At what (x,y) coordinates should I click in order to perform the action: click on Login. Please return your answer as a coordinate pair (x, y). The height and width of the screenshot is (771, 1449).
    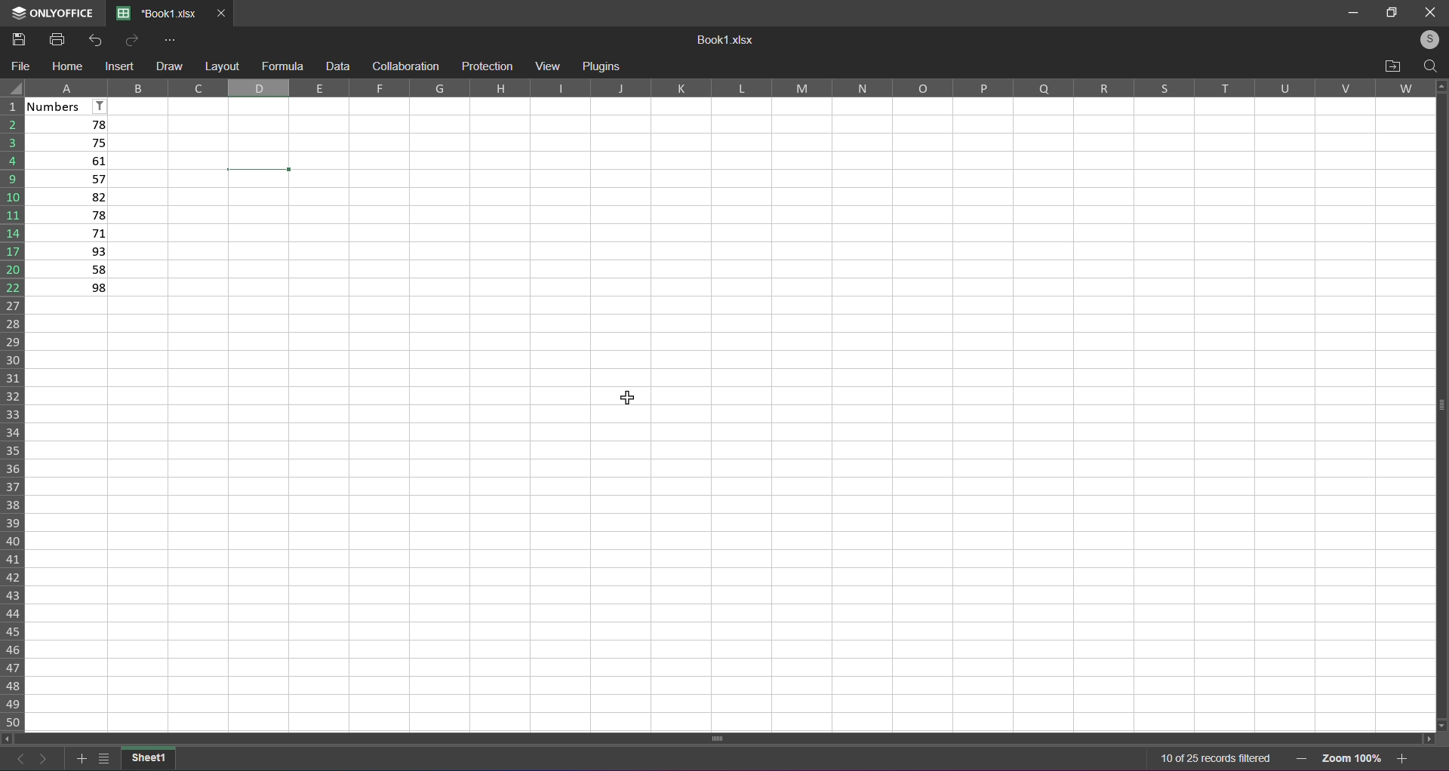
    Looking at the image, I should click on (1424, 40).